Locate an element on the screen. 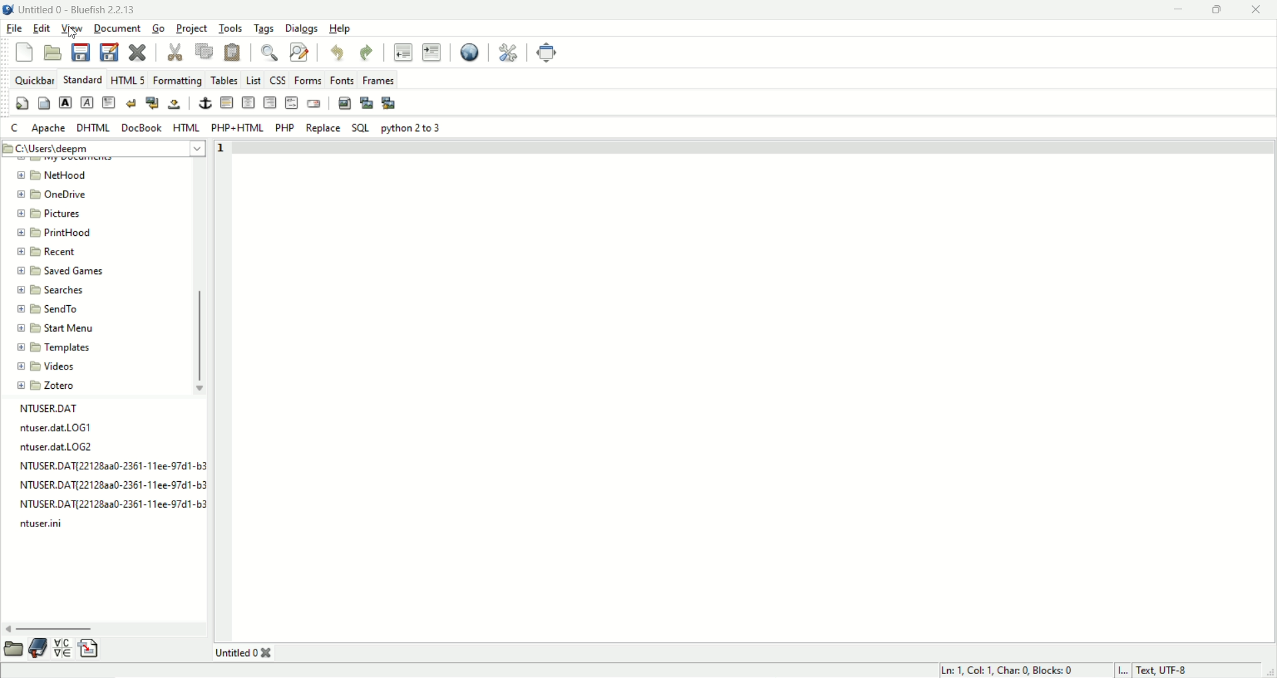 The width and height of the screenshot is (1277, 678). Cursor is located at coordinates (72, 33).